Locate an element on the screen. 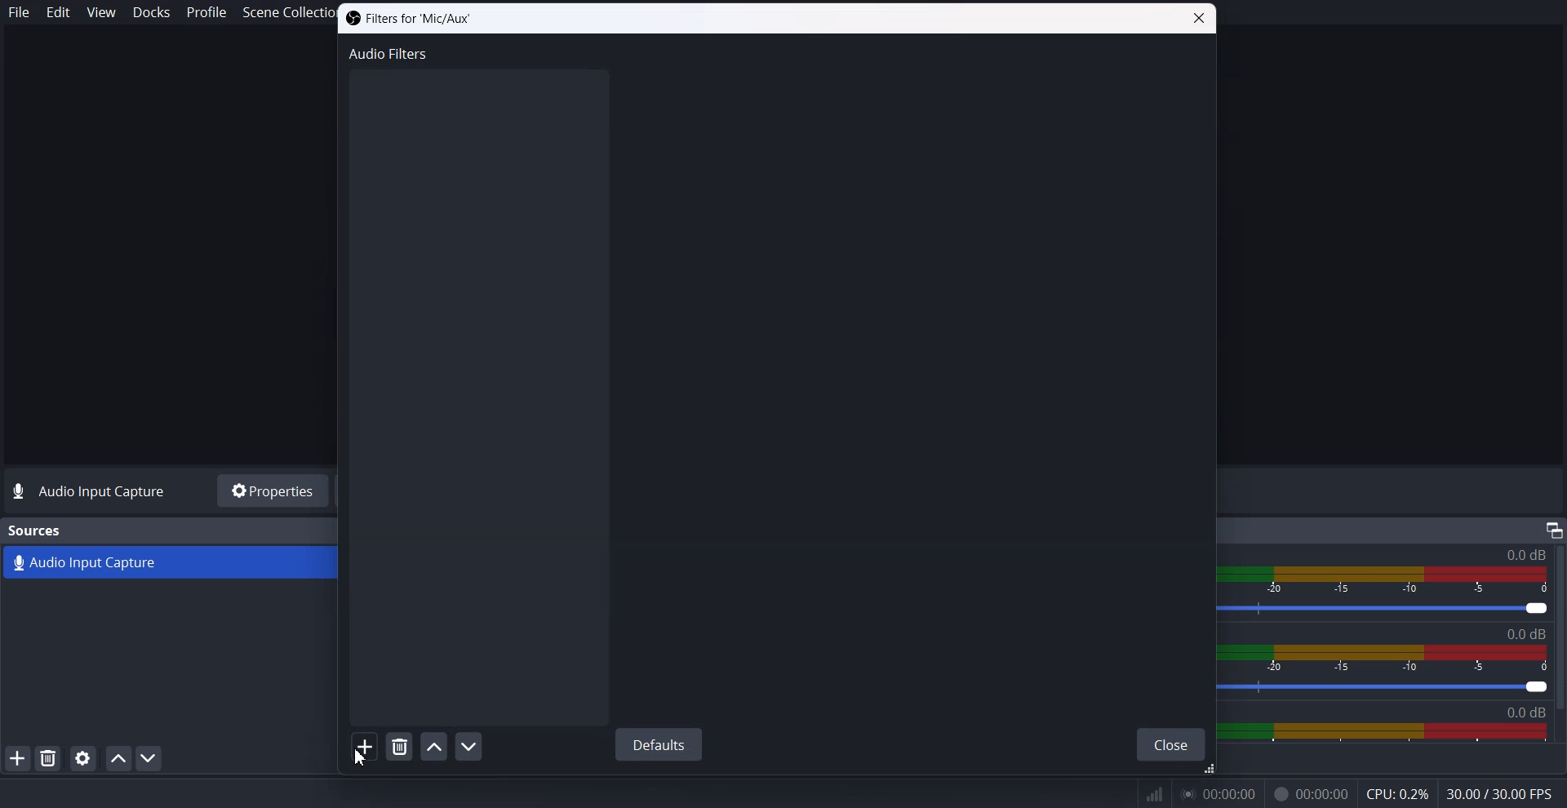  CPU: 0.3% is located at coordinates (1396, 796).